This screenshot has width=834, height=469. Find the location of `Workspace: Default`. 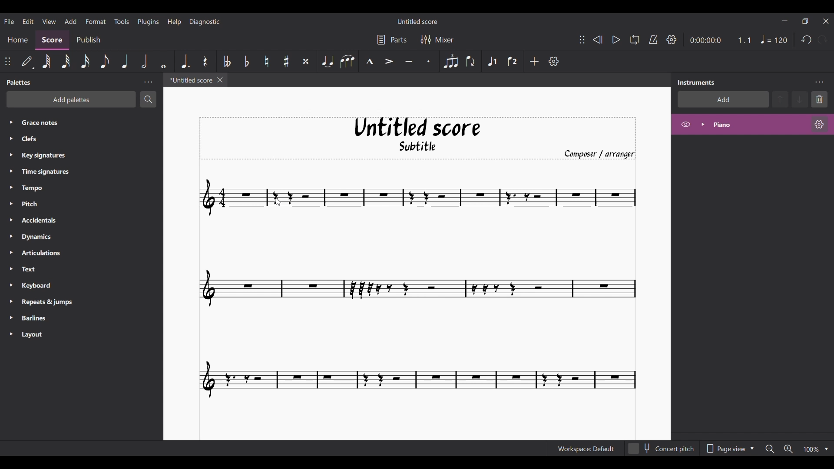

Workspace: Default is located at coordinates (586, 449).